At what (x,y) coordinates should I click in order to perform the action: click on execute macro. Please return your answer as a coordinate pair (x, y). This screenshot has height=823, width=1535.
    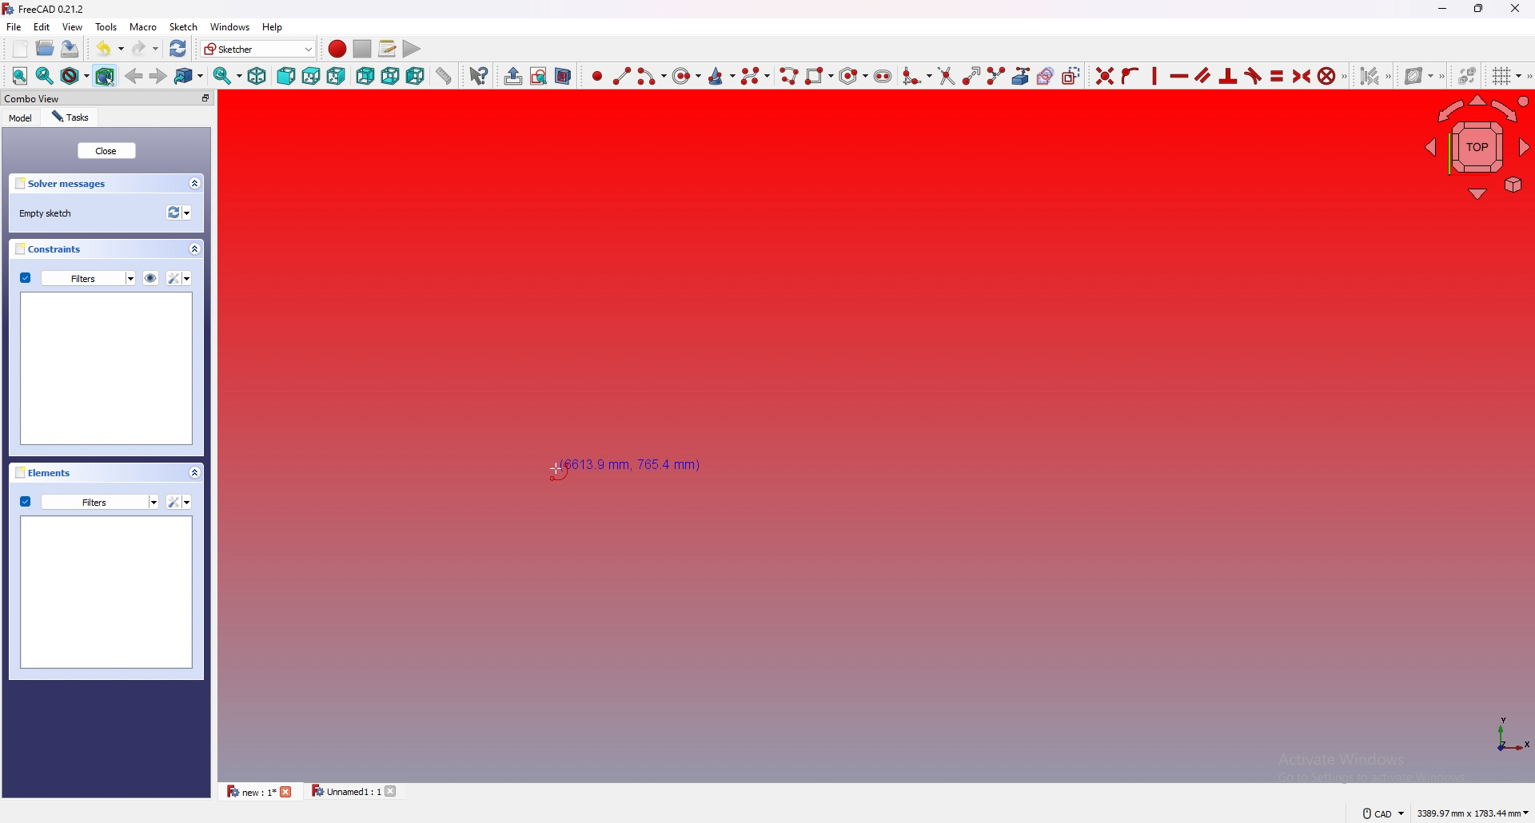
    Looking at the image, I should click on (412, 49).